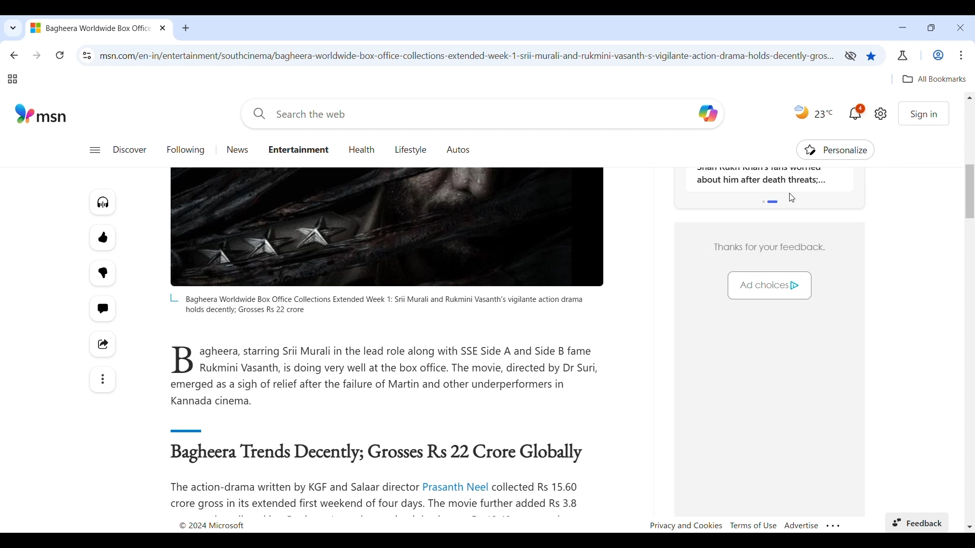 The width and height of the screenshot is (975, 548). What do you see at coordinates (765, 286) in the screenshot?
I see `Ad choices ` at bounding box center [765, 286].